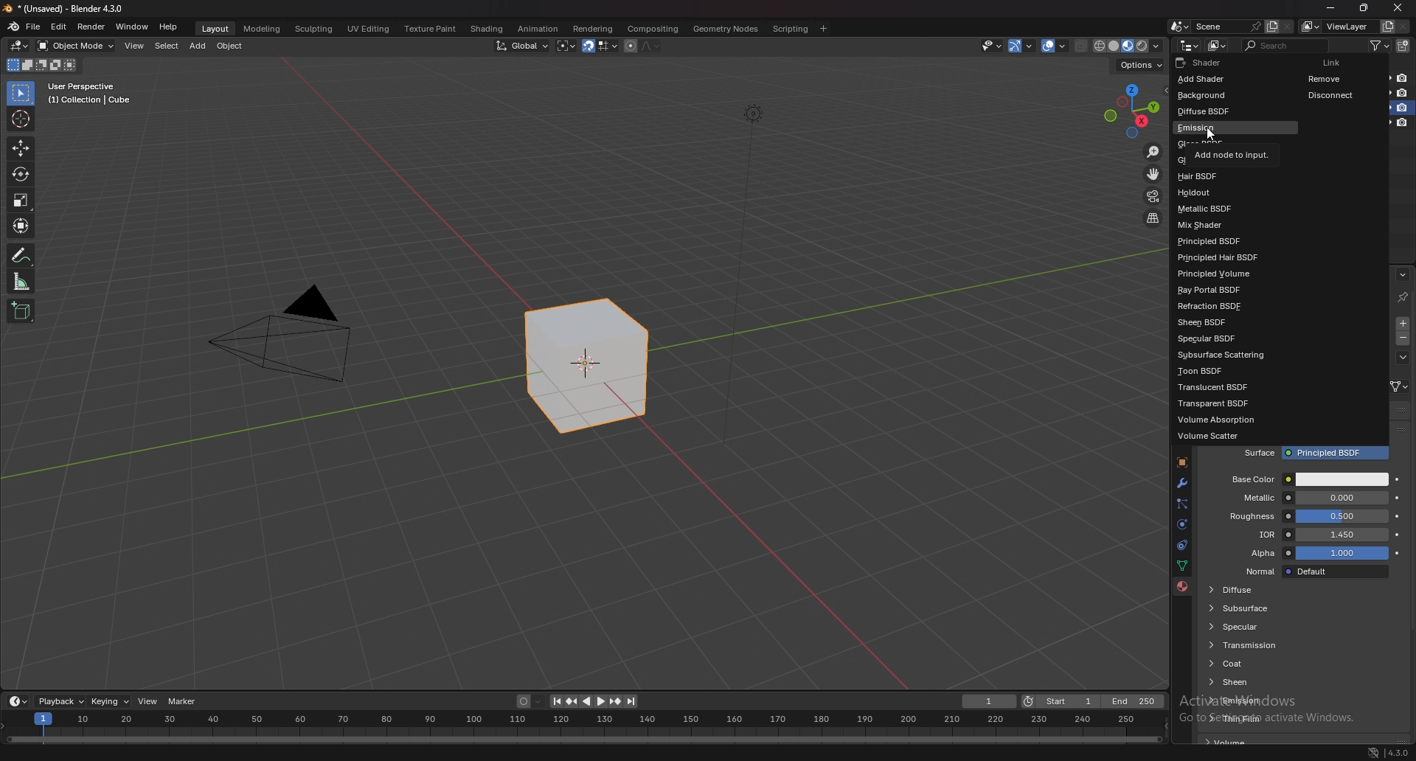 This screenshot has width=1416, height=761. I want to click on animate property, so click(1398, 552).